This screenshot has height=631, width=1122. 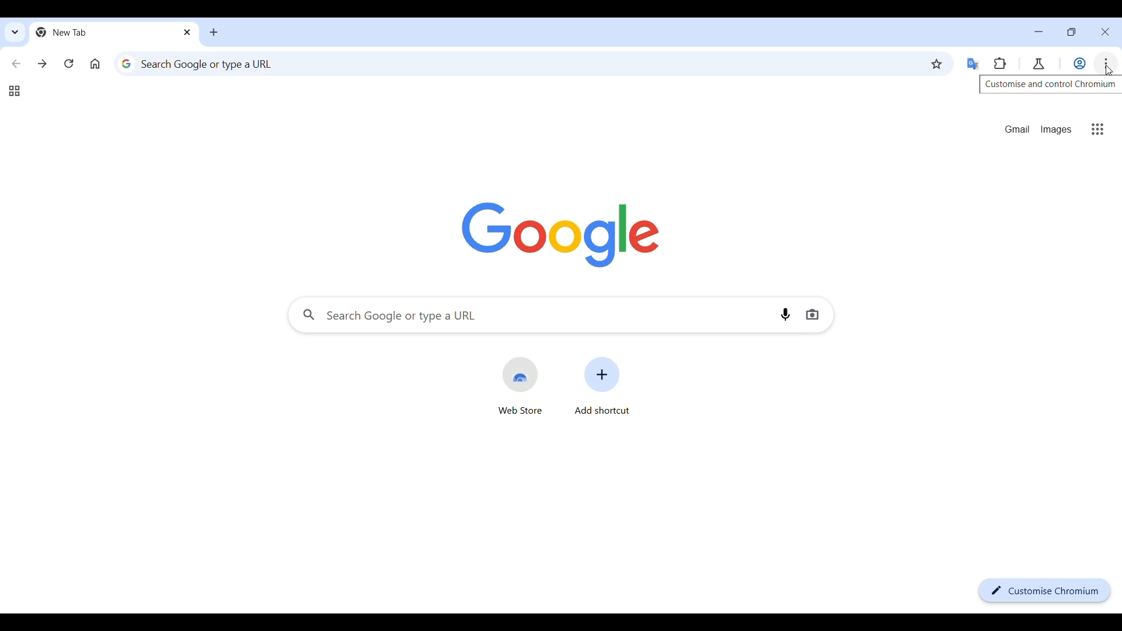 I want to click on Go forward, so click(x=42, y=64).